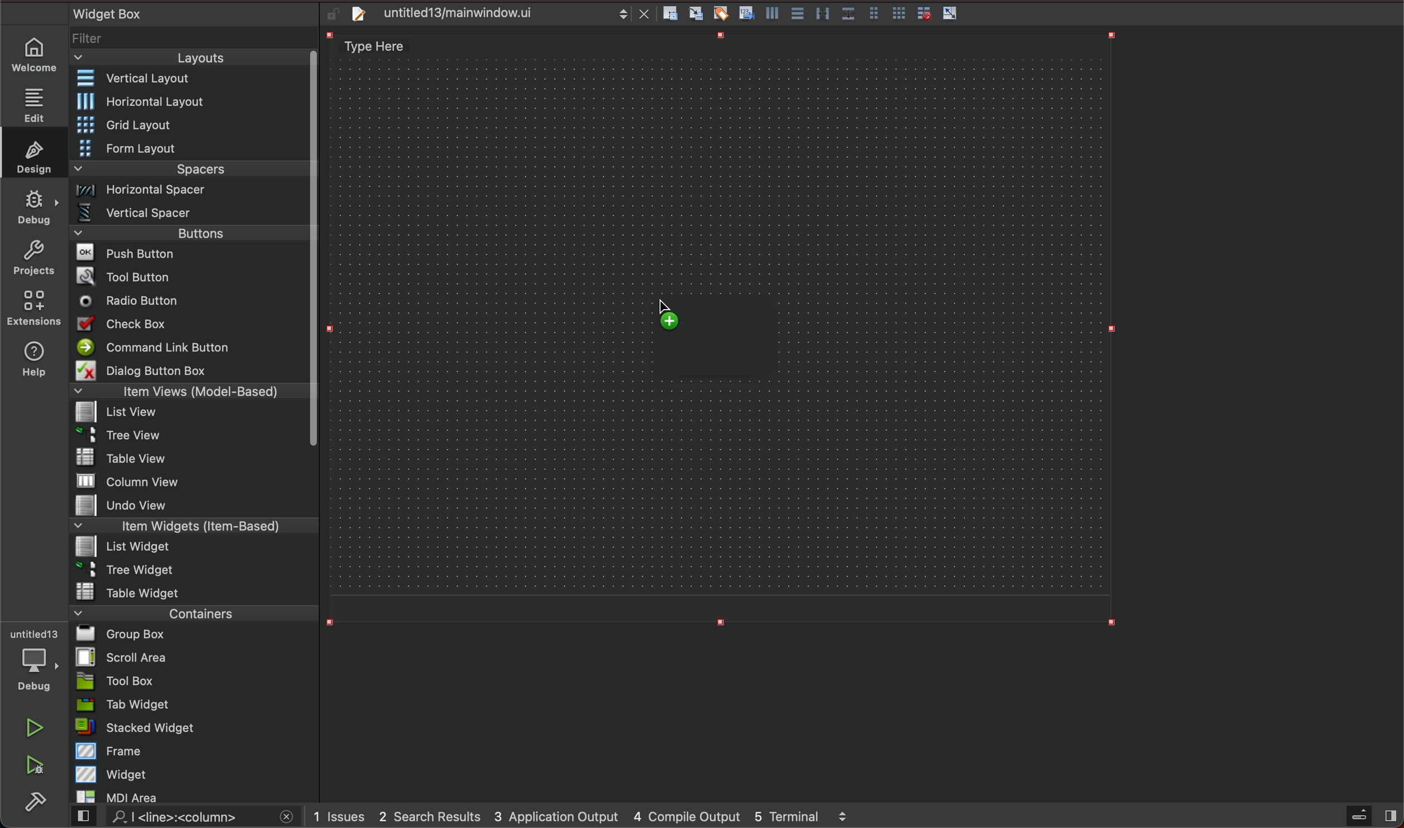 Image resolution: width=1404 pixels, height=828 pixels. What do you see at coordinates (821, 13) in the screenshot?
I see `vertical` at bounding box center [821, 13].